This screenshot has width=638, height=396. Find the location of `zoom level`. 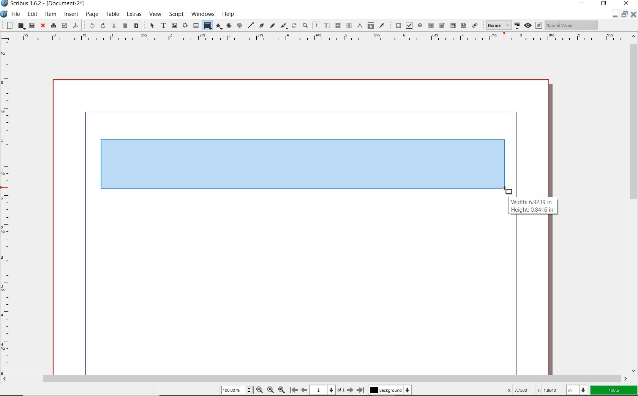

zoom level is located at coordinates (239, 390).